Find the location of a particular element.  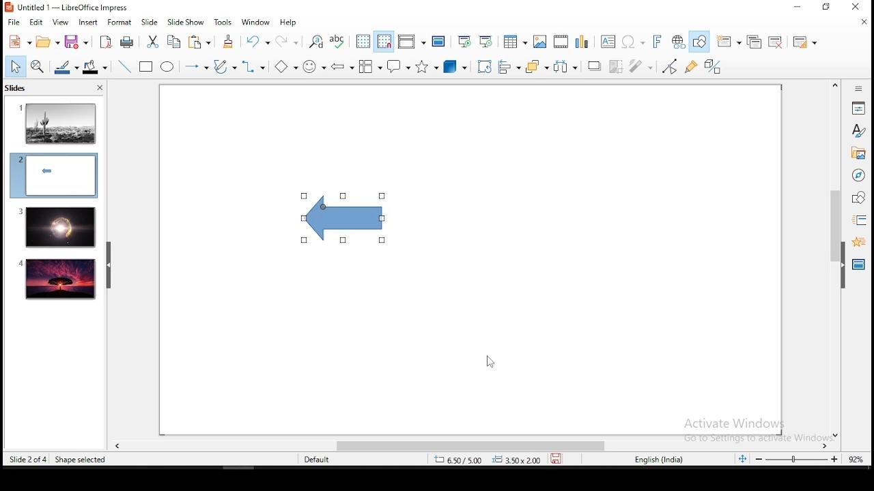

8.60/-0.26 is located at coordinates (460, 461).